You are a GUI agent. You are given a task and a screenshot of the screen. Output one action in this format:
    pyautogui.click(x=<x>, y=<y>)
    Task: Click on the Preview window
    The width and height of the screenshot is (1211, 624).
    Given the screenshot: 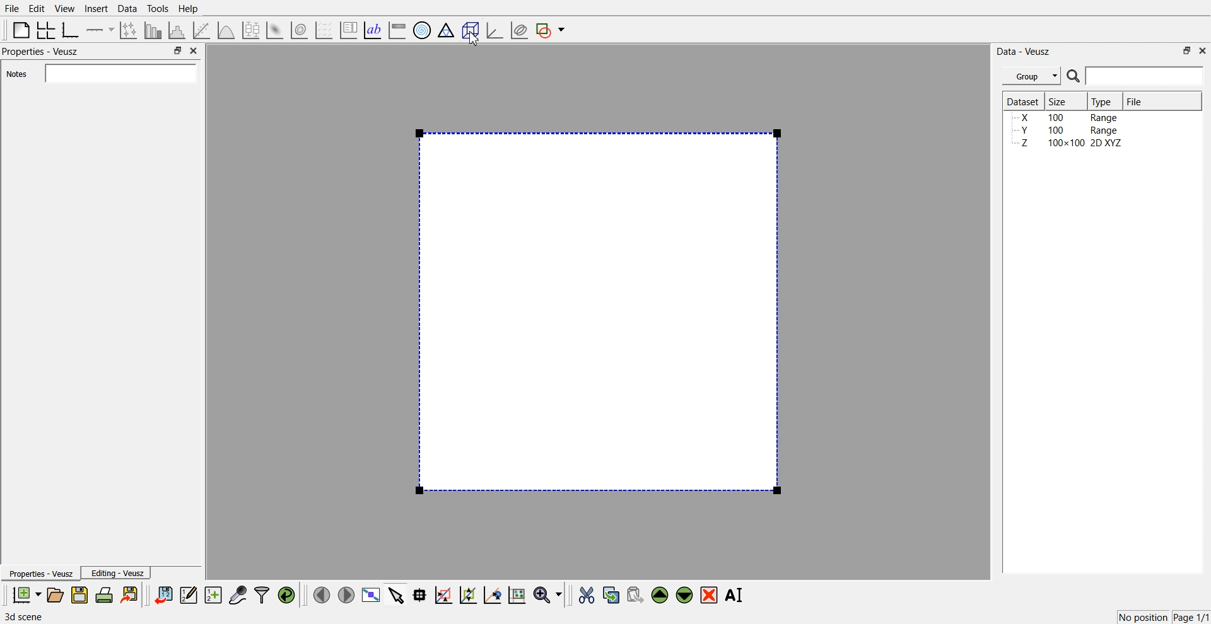 What is the action you would take?
    pyautogui.click(x=599, y=311)
    